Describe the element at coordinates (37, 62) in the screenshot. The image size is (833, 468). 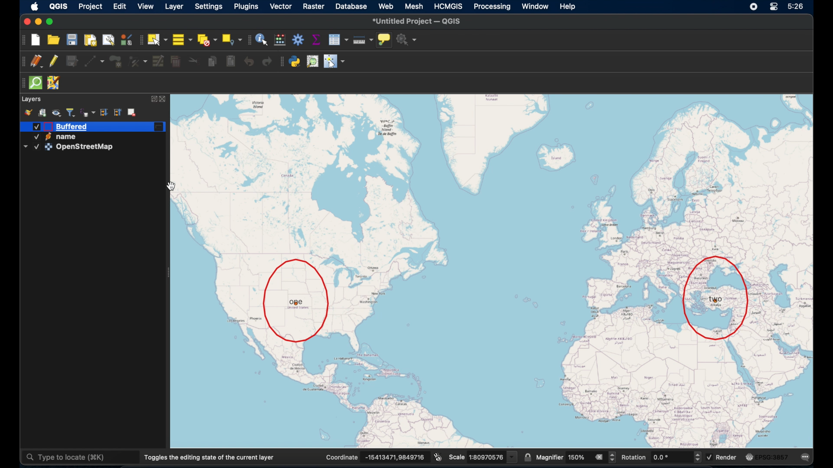
I see `current edits` at that location.